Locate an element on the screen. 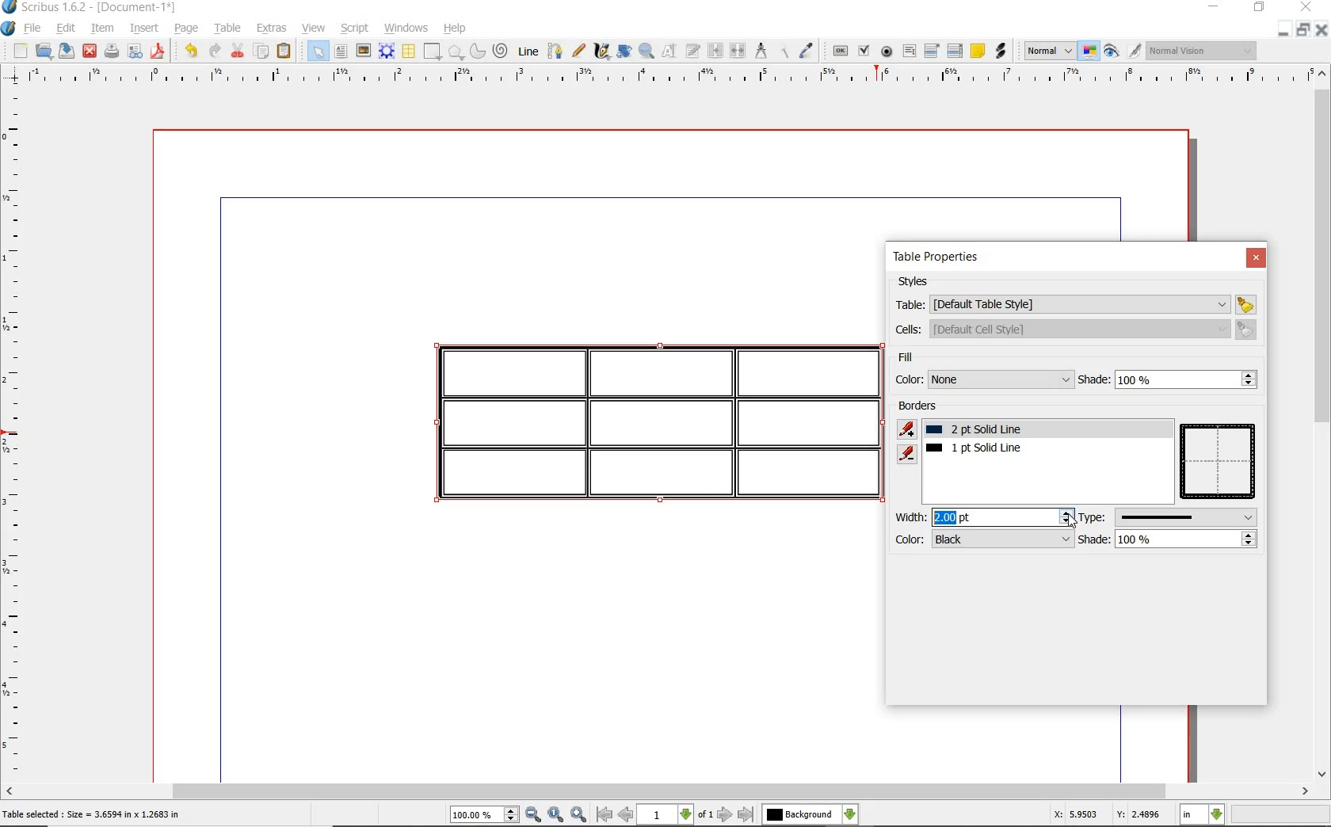  select current page is located at coordinates (676, 814).